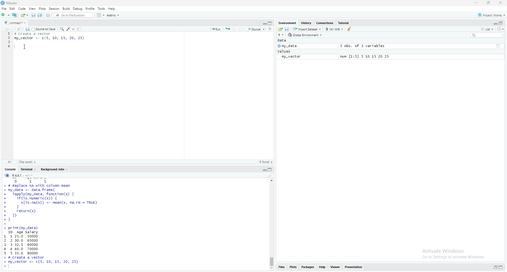 The height and width of the screenshot is (272, 507). Describe the element at coordinates (9, 162) in the screenshot. I see `4:1` at that location.